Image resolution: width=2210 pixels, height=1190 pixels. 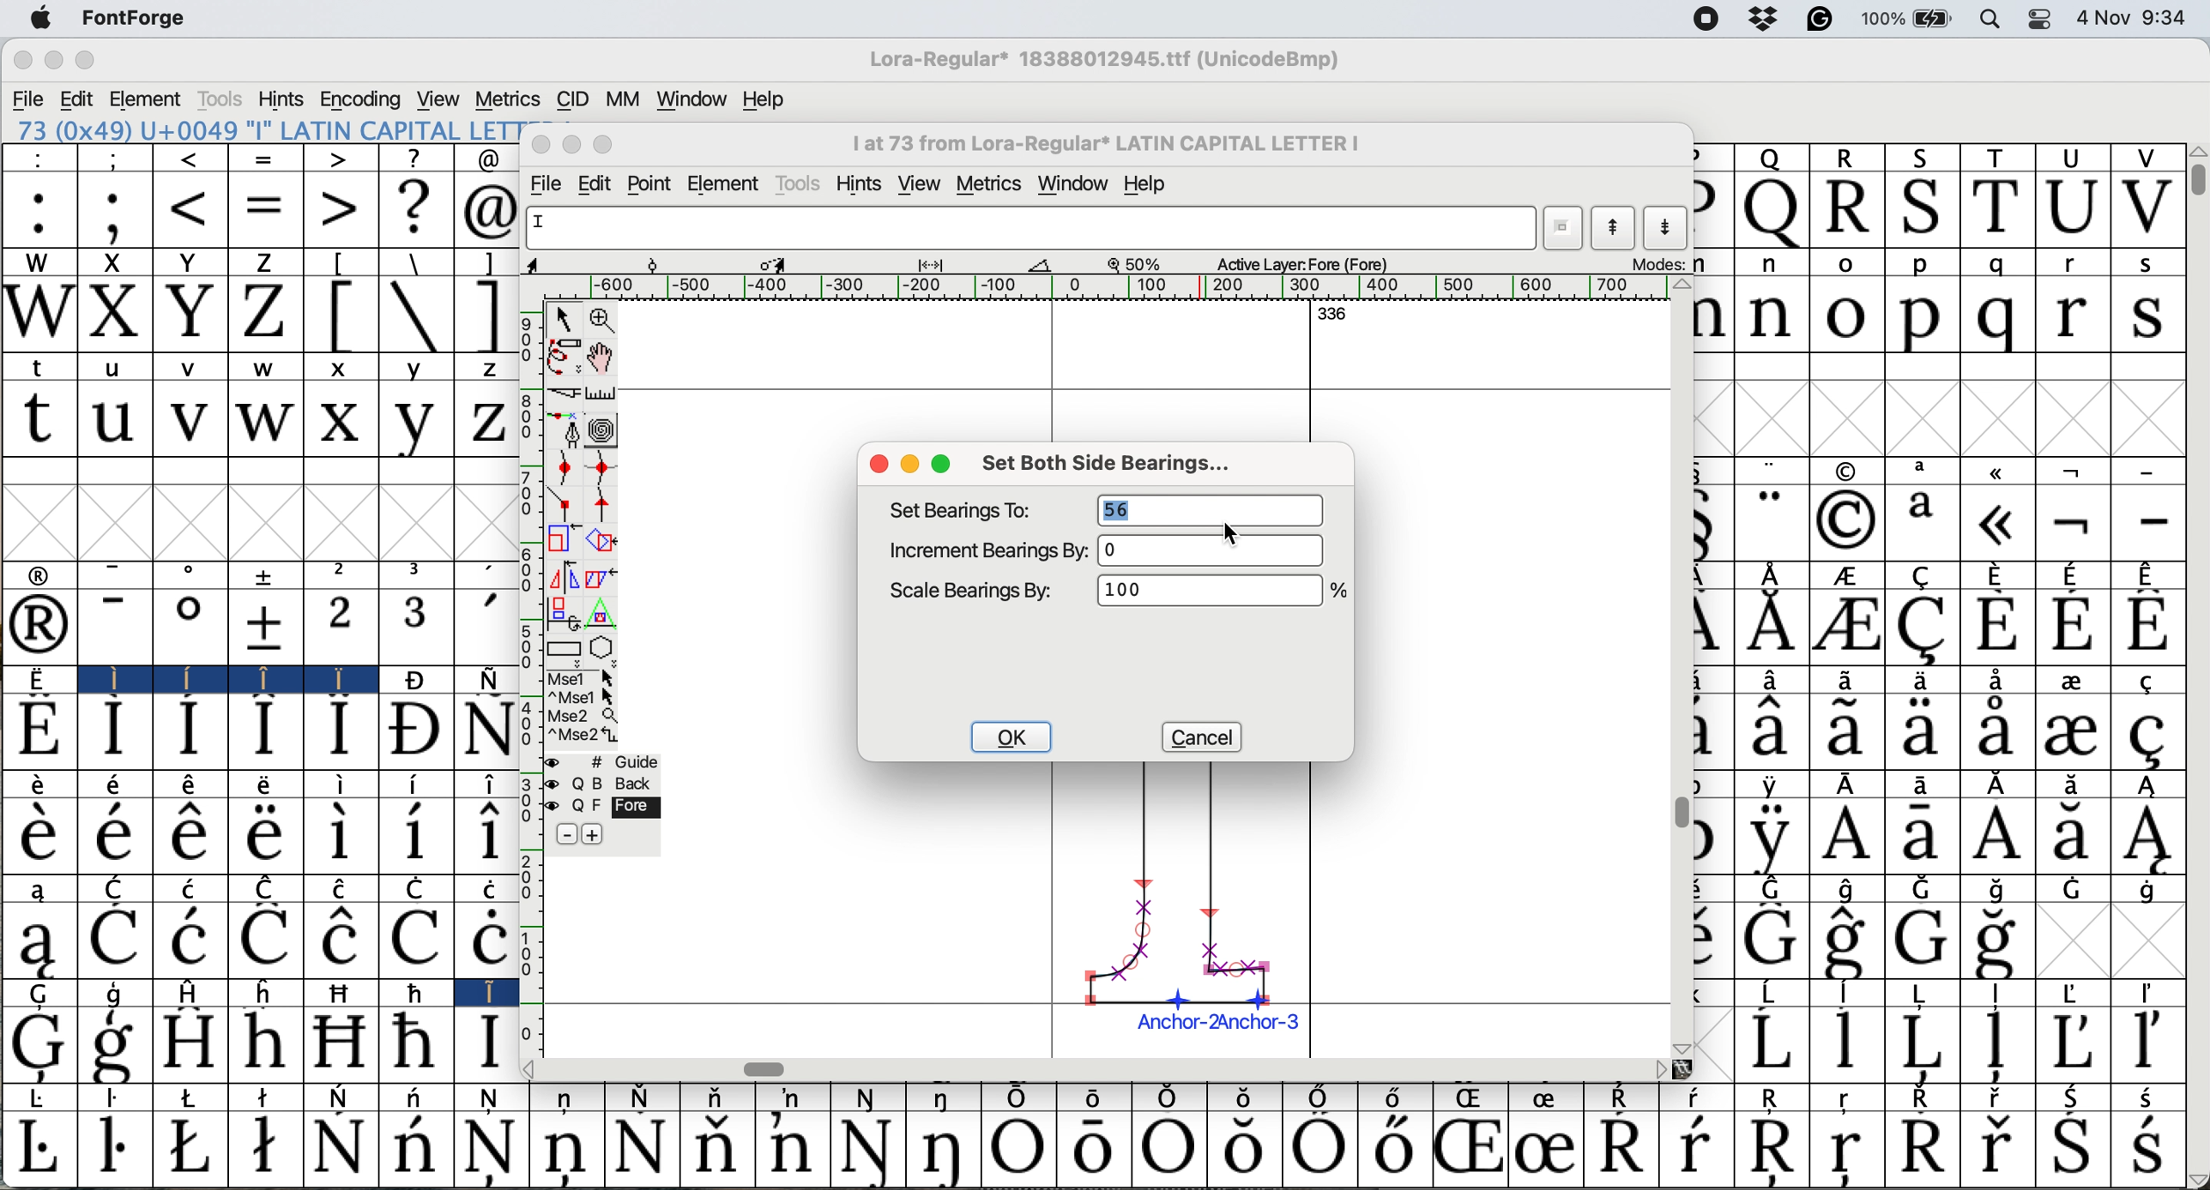 What do you see at coordinates (439, 98) in the screenshot?
I see `view` at bounding box center [439, 98].